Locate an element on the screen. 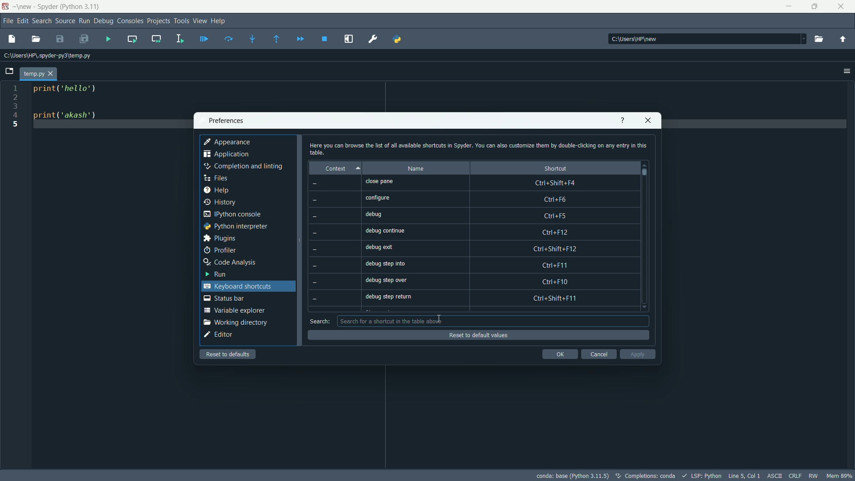  reset to default values is located at coordinates (478, 335).